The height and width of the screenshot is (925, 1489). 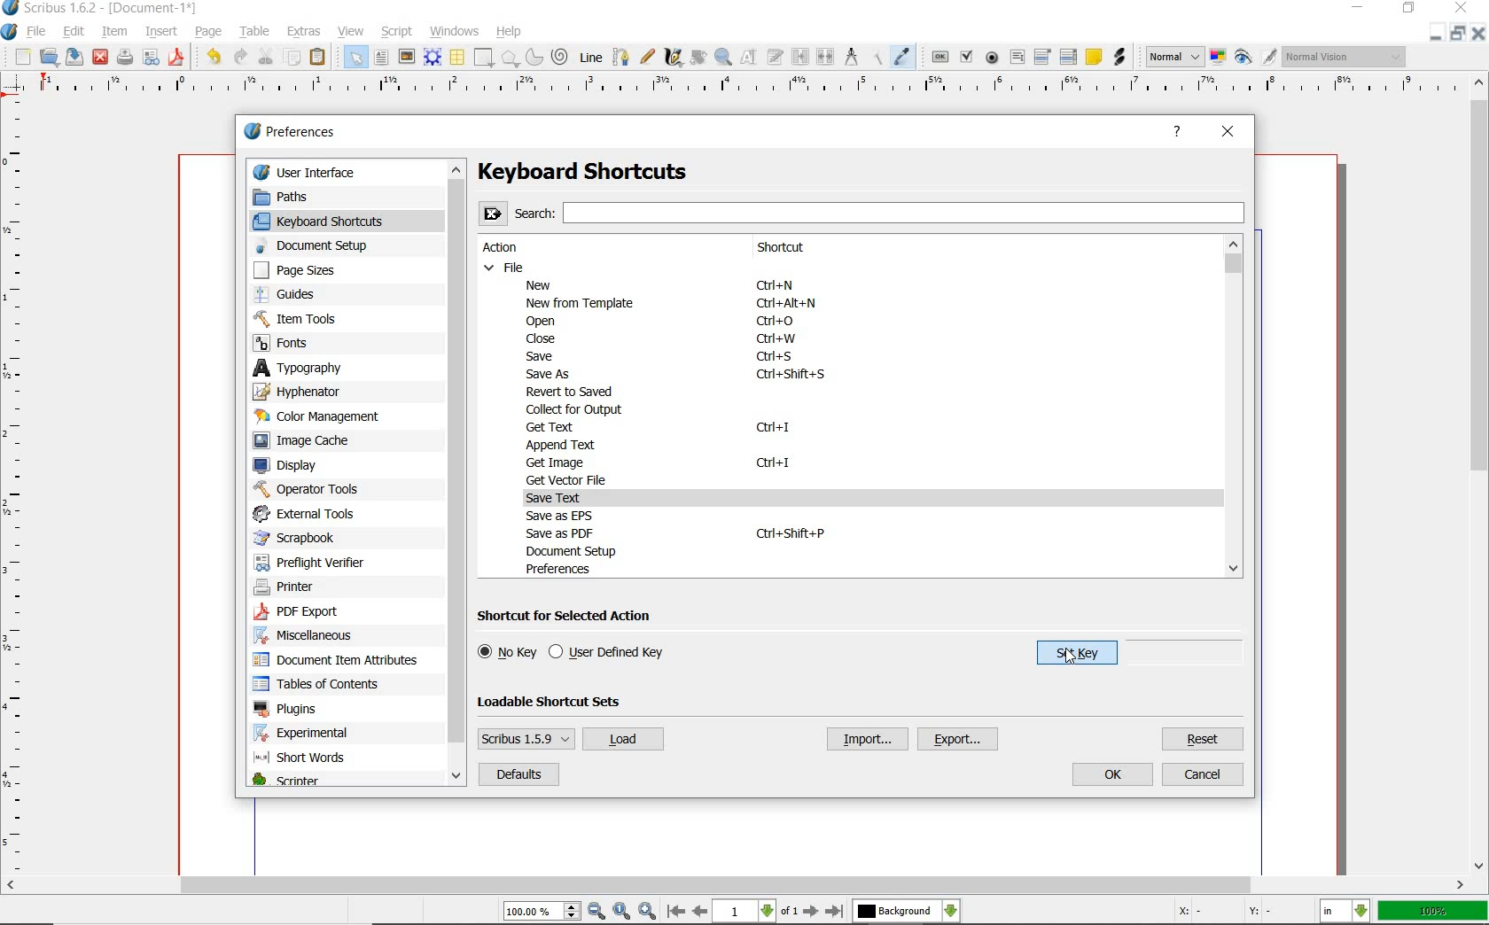 I want to click on pdf export, so click(x=316, y=613).